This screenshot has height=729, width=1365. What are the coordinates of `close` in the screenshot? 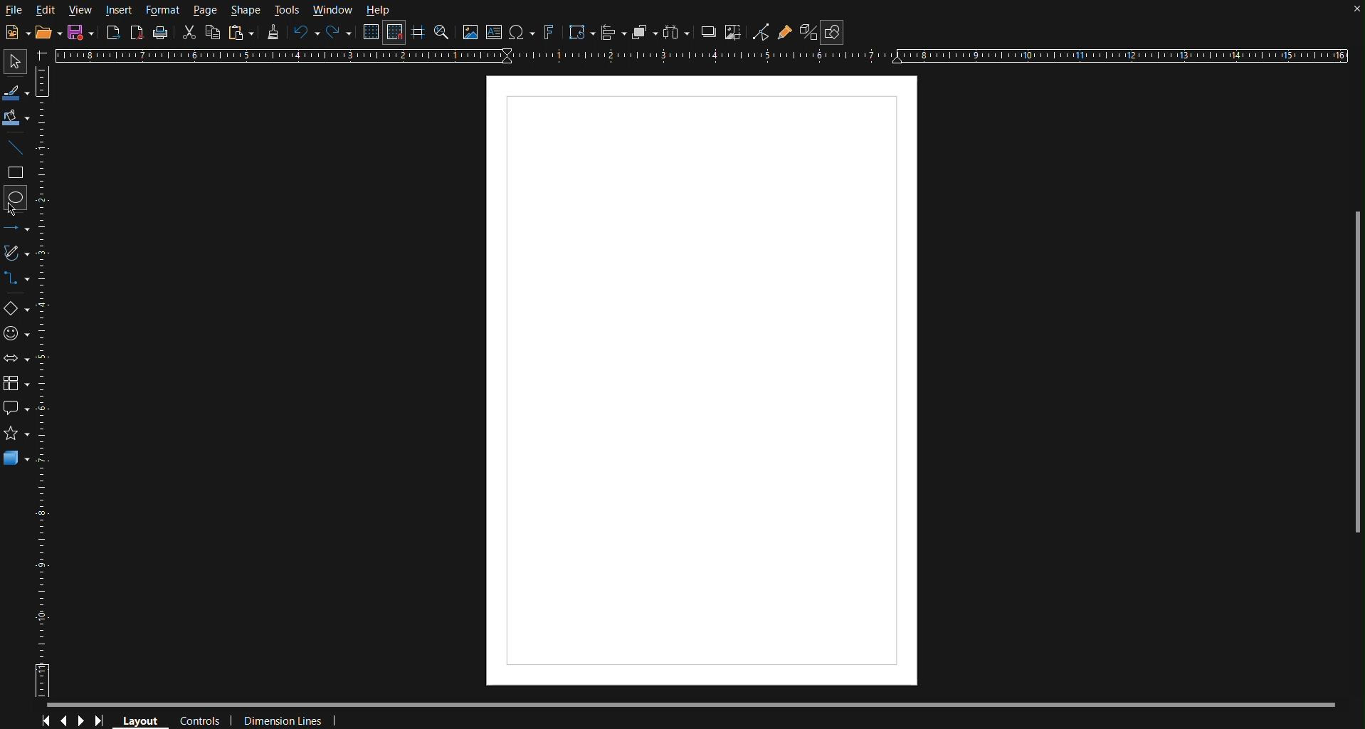 It's located at (1351, 12).